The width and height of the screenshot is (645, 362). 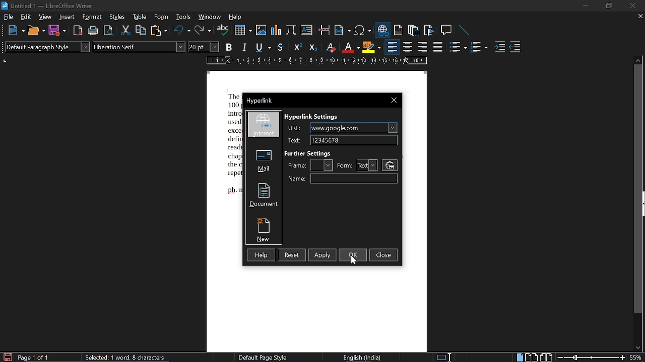 What do you see at coordinates (307, 30) in the screenshot?
I see `insert text` at bounding box center [307, 30].